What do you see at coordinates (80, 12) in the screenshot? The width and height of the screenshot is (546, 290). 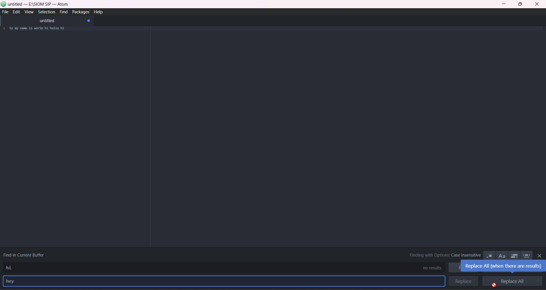 I see `packages` at bounding box center [80, 12].